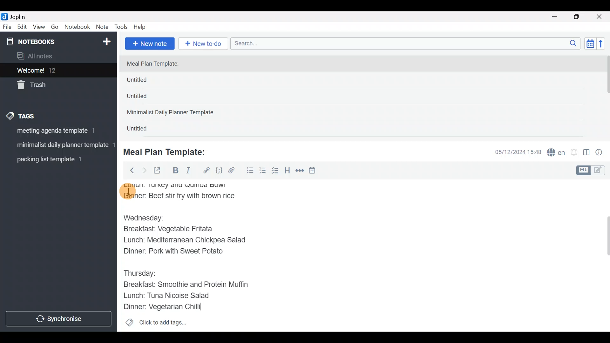  I want to click on Toggle external editing, so click(159, 171).